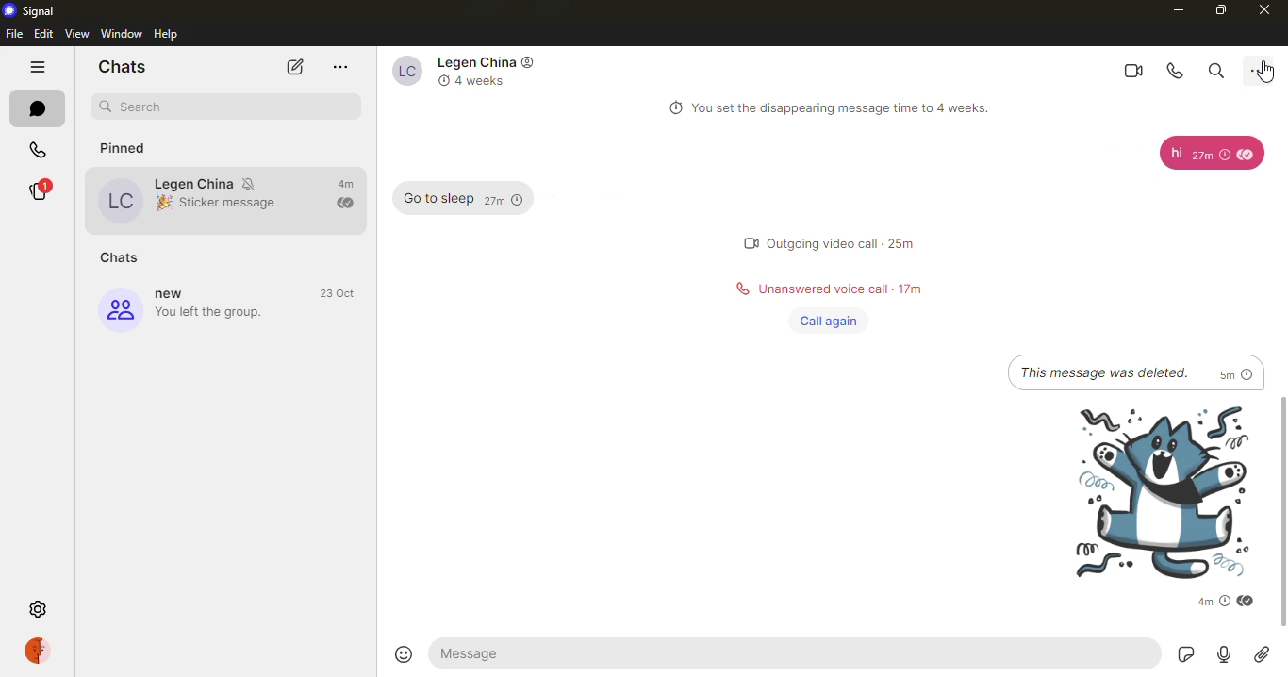 The width and height of the screenshot is (1288, 677). Describe the element at coordinates (1215, 68) in the screenshot. I see `search` at that location.